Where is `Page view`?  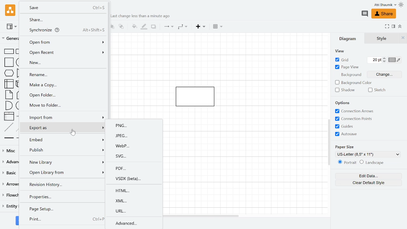
Page view is located at coordinates (347, 67).